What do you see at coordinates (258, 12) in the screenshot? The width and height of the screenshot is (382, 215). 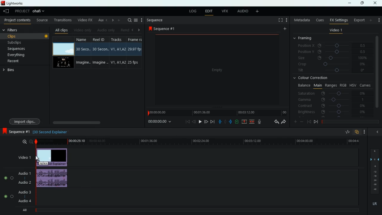 I see `more` at bounding box center [258, 12].